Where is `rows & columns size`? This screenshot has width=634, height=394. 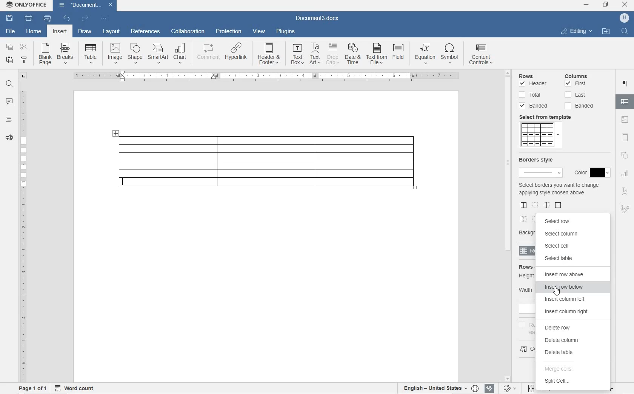 rows & columns size is located at coordinates (526, 266).